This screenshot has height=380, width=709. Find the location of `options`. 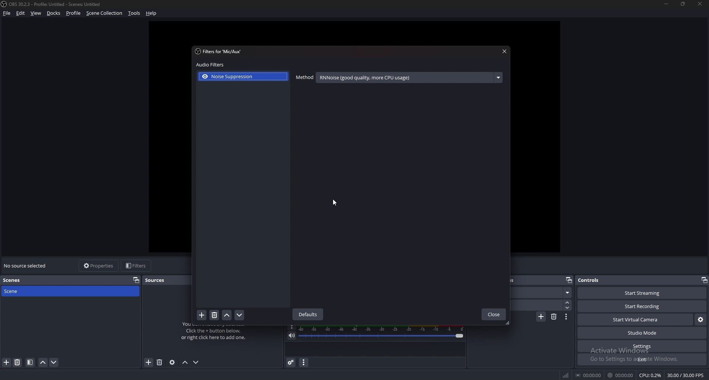

options is located at coordinates (292, 327).